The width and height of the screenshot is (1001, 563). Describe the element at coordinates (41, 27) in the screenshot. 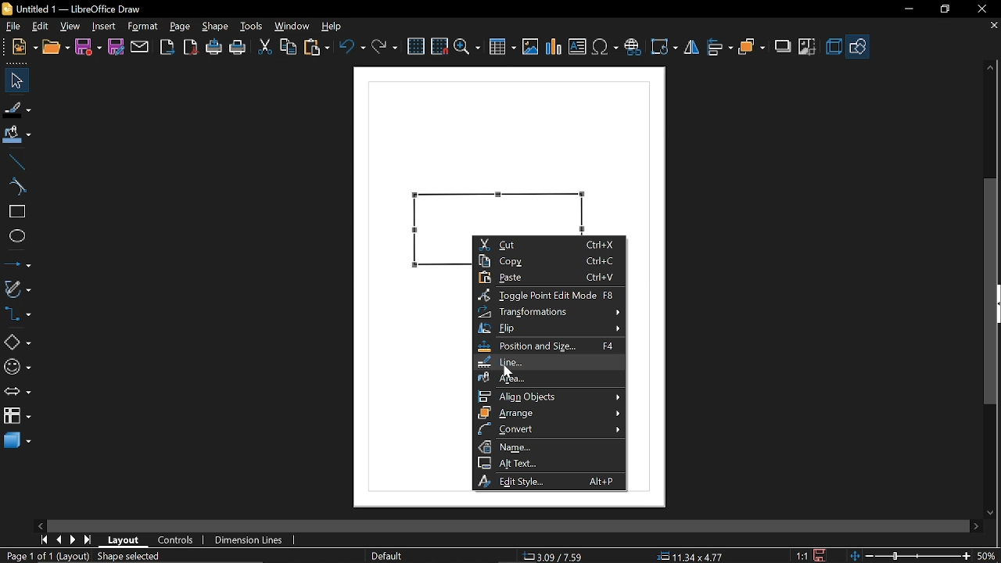

I see `edit` at that location.